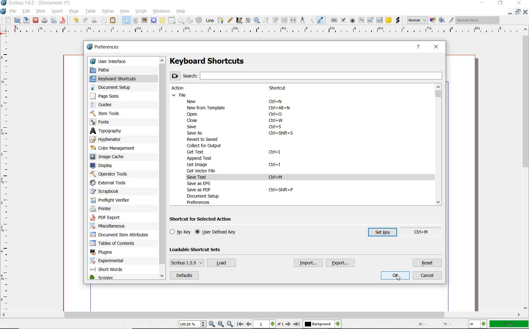 The width and height of the screenshot is (529, 329). What do you see at coordinates (276, 121) in the screenshot?
I see `Ctrl + W` at bounding box center [276, 121].